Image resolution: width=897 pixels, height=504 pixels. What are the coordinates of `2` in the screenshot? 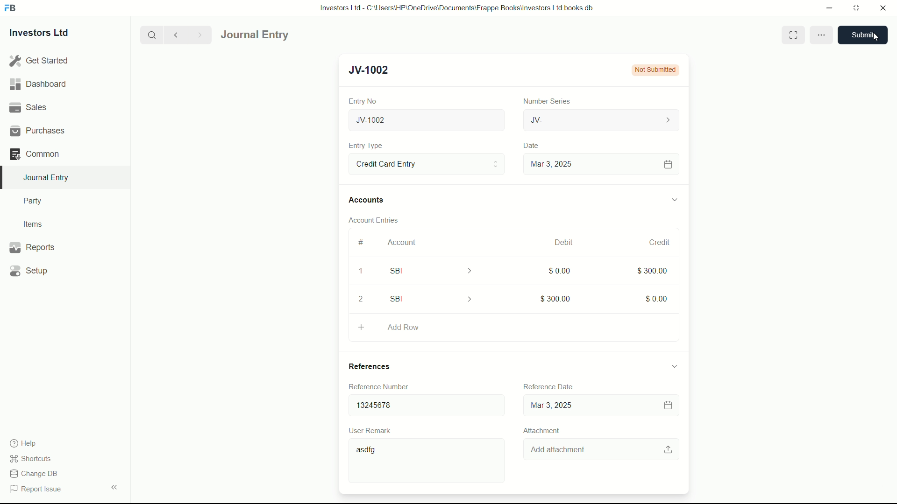 It's located at (364, 299).